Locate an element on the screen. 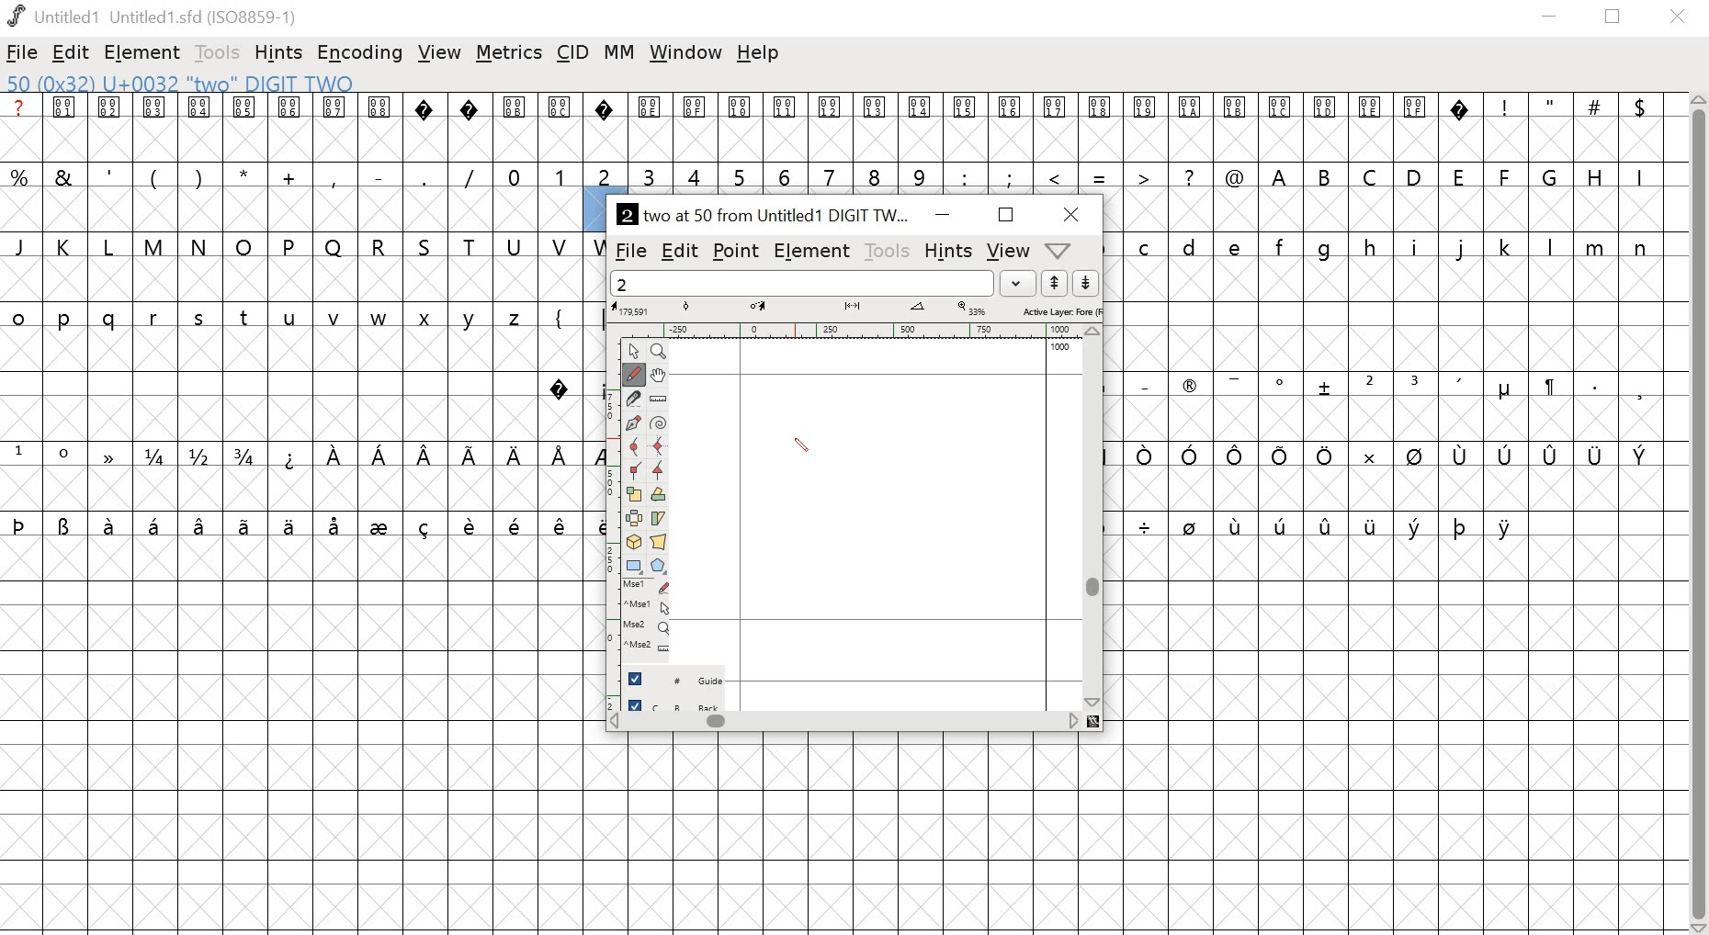 This screenshot has width=1709, height=935. 1000 is located at coordinates (1060, 349).